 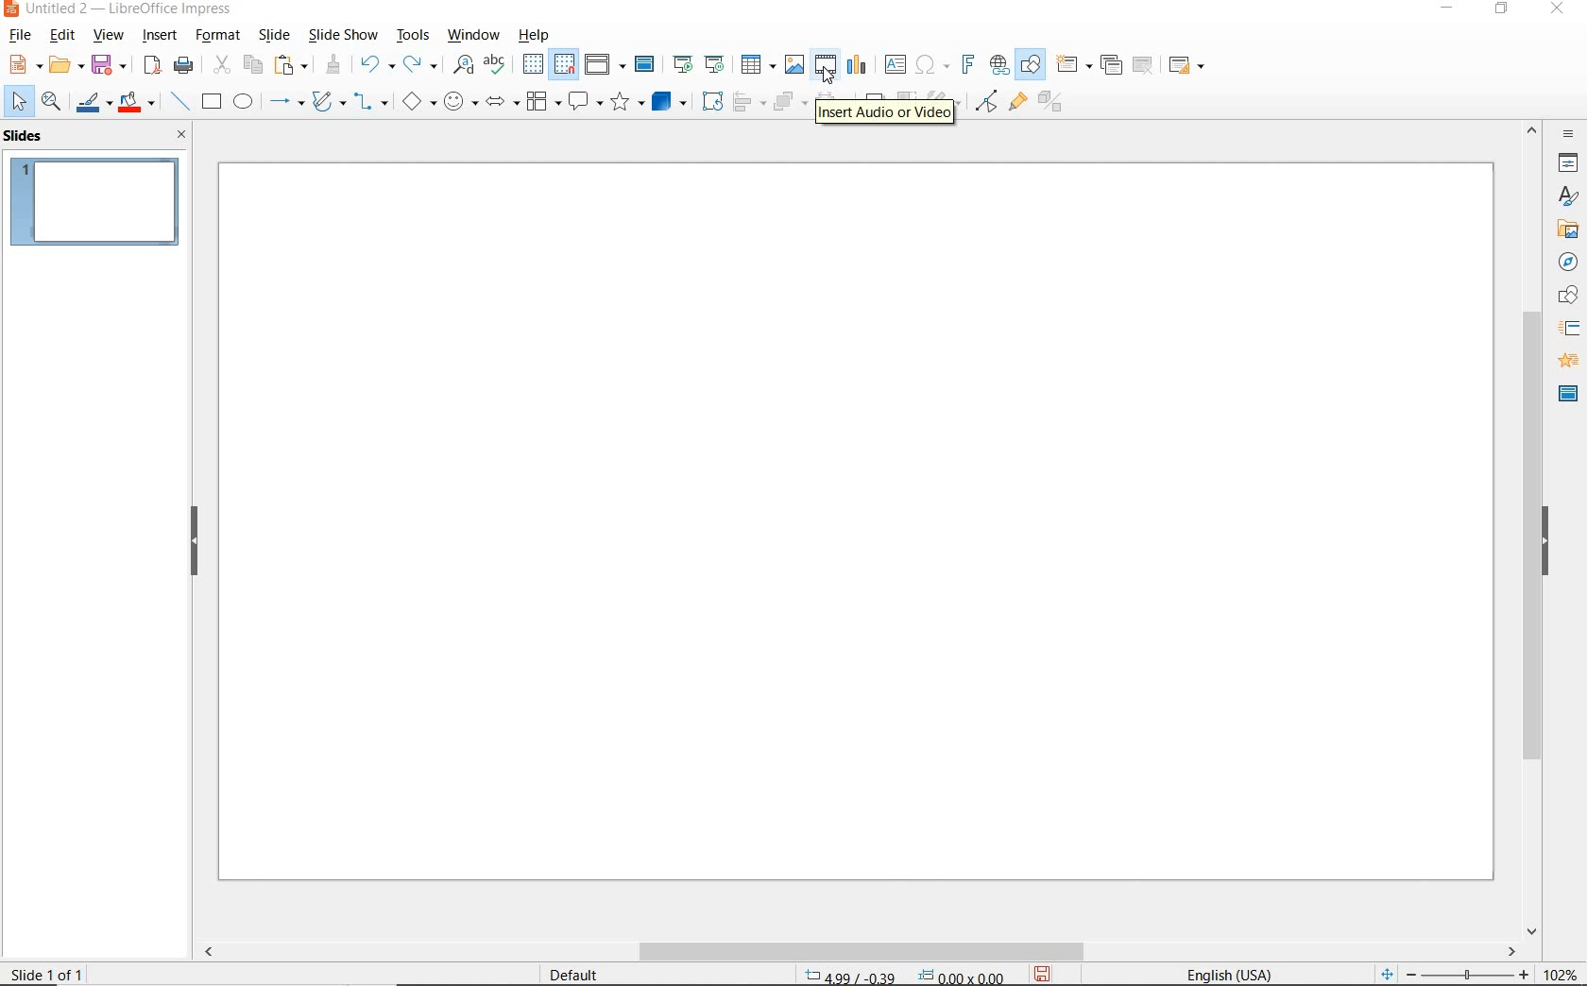 What do you see at coordinates (120, 10) in the screenshot?
I see `FILE NAME` at bounding box center [120, 10].